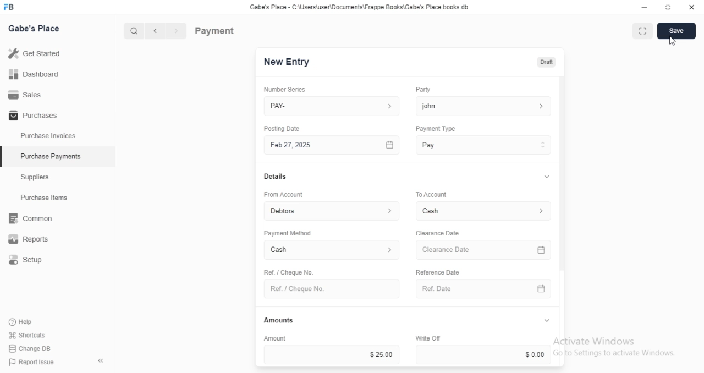 The height and width of the screenshot is (373, 704). What do you see at coordinates (283, 128) in the screenshot?
I see `Posting Date` at bounding box center [283, 128].